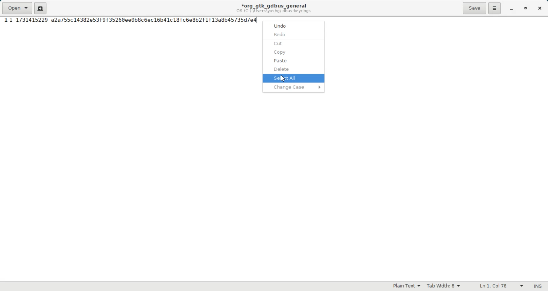  What do you see at coordinates (474, 8) in the screenshot?
I see `Save` at bounding box center [474, 8].